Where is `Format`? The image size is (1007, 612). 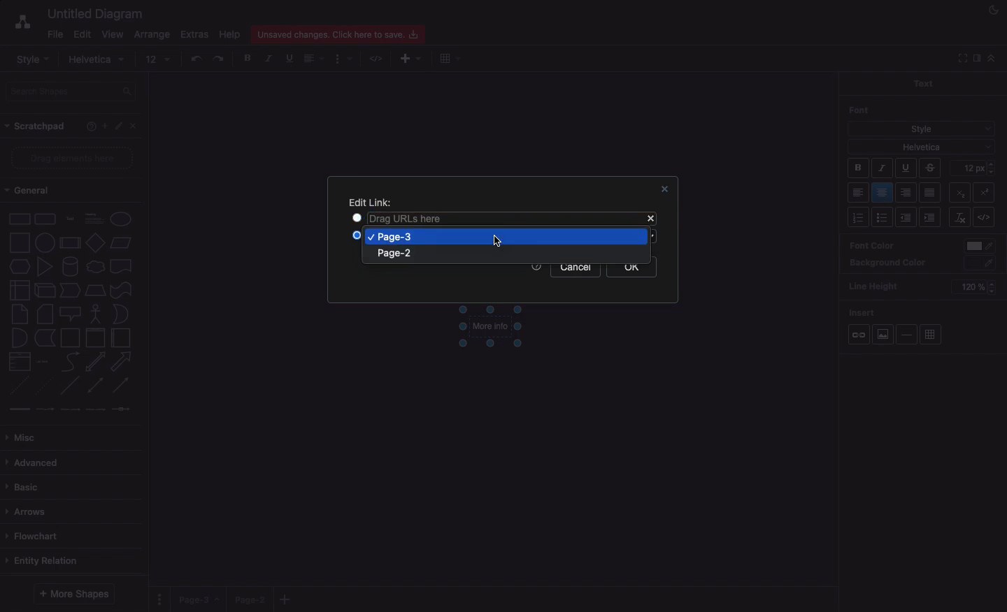
Format is located at coordinates (343, 59).